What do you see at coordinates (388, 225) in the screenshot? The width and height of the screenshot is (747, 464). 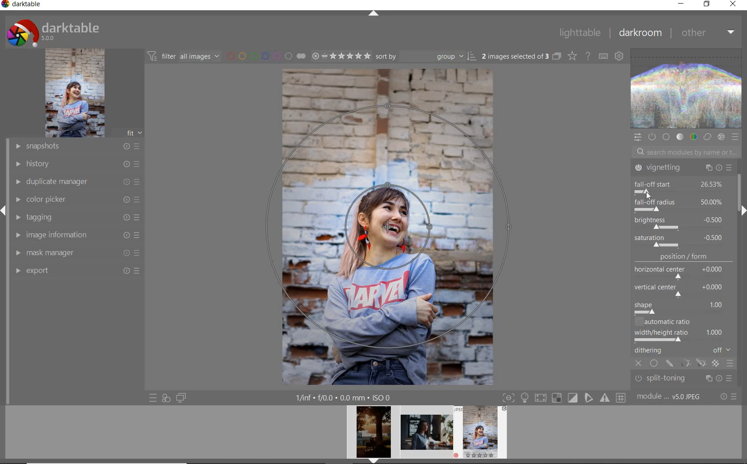 I see `selected image` at bounding box center [388, 225].